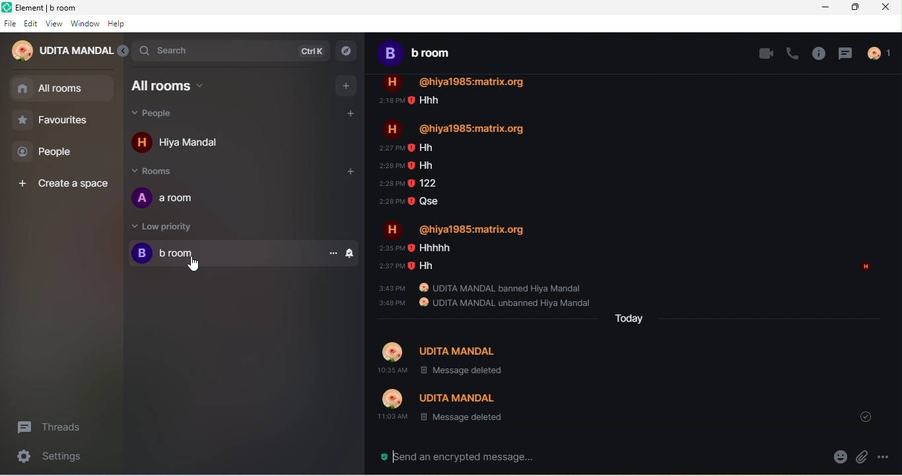 The image size is (902, 476). I want to click on file, so click(10, 24).